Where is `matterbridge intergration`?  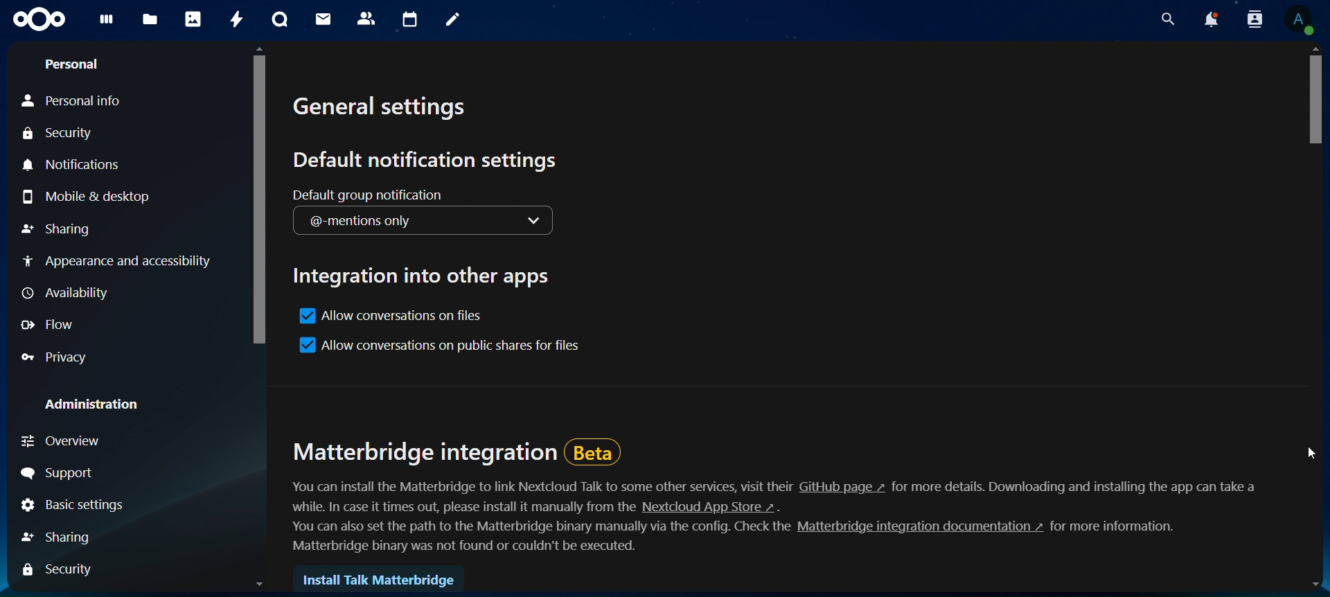 matterbridge intergration is located at coordinates (774, 494).